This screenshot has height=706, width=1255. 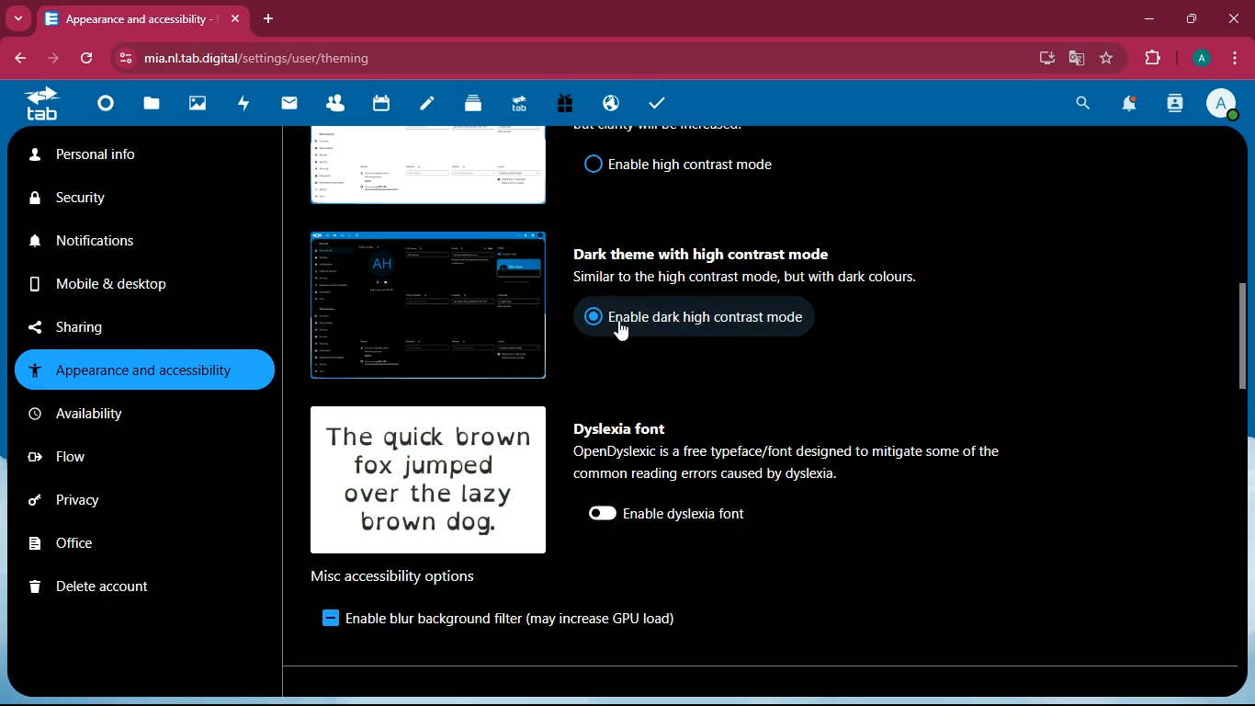 I want to click on profile, so click(x=1199, y=60).